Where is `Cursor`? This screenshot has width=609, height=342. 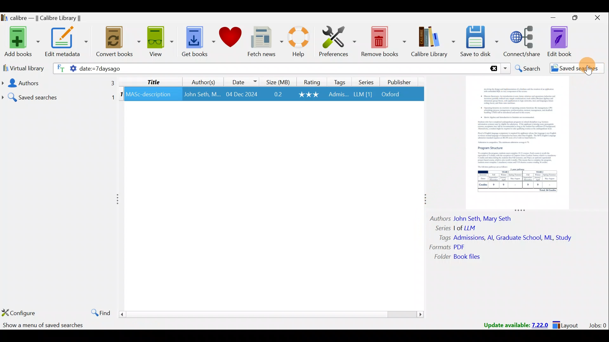 Cursor is located at coordinates (588, 66).